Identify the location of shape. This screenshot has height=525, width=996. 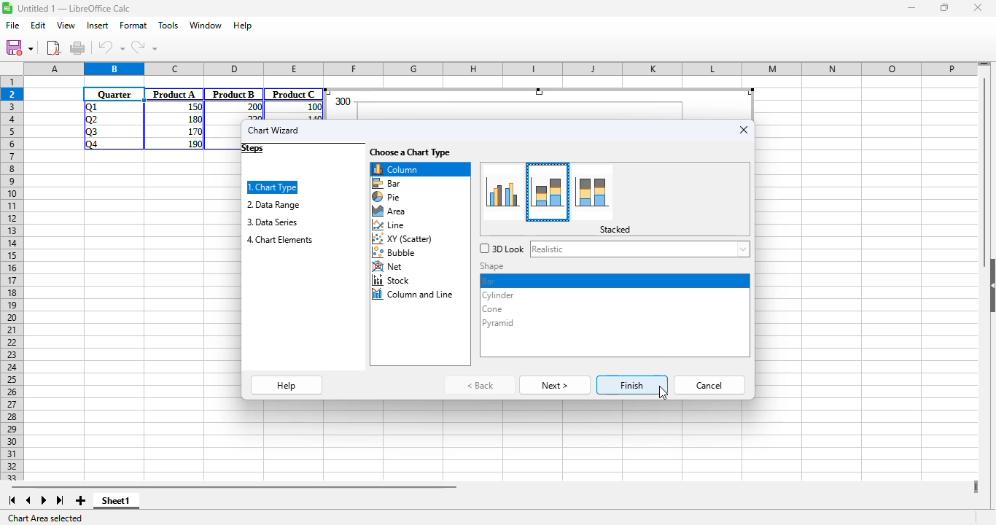
(494, 266).